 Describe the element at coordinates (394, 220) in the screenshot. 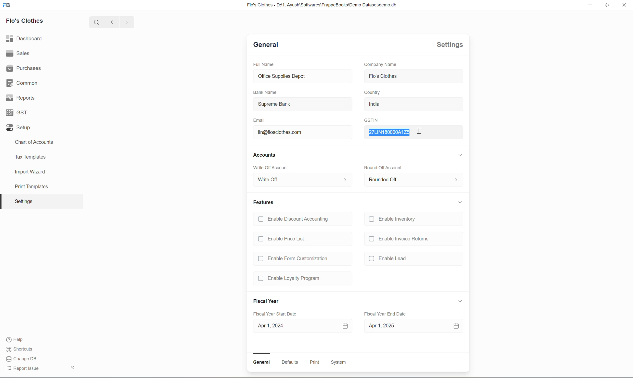

I see `Enable Inventory` at that location.